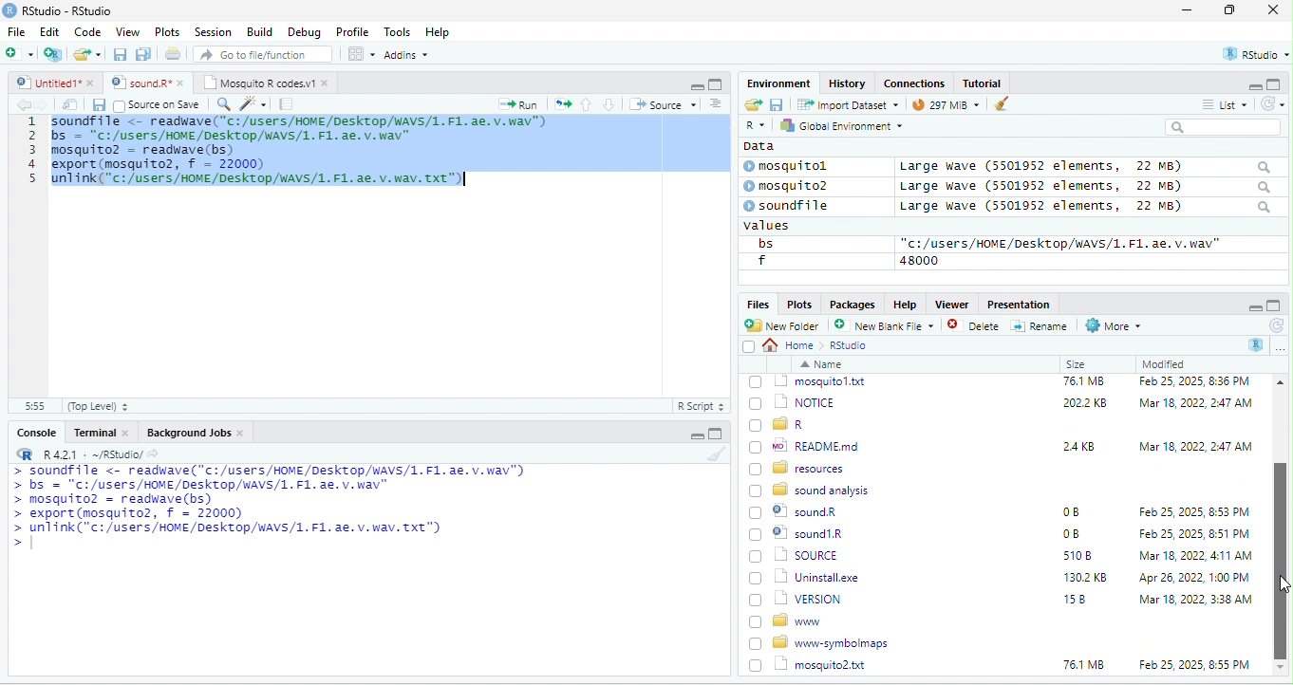 The height and width of the screenshot is (685, 1293). I want to click on refresh, so click(1275, 325).